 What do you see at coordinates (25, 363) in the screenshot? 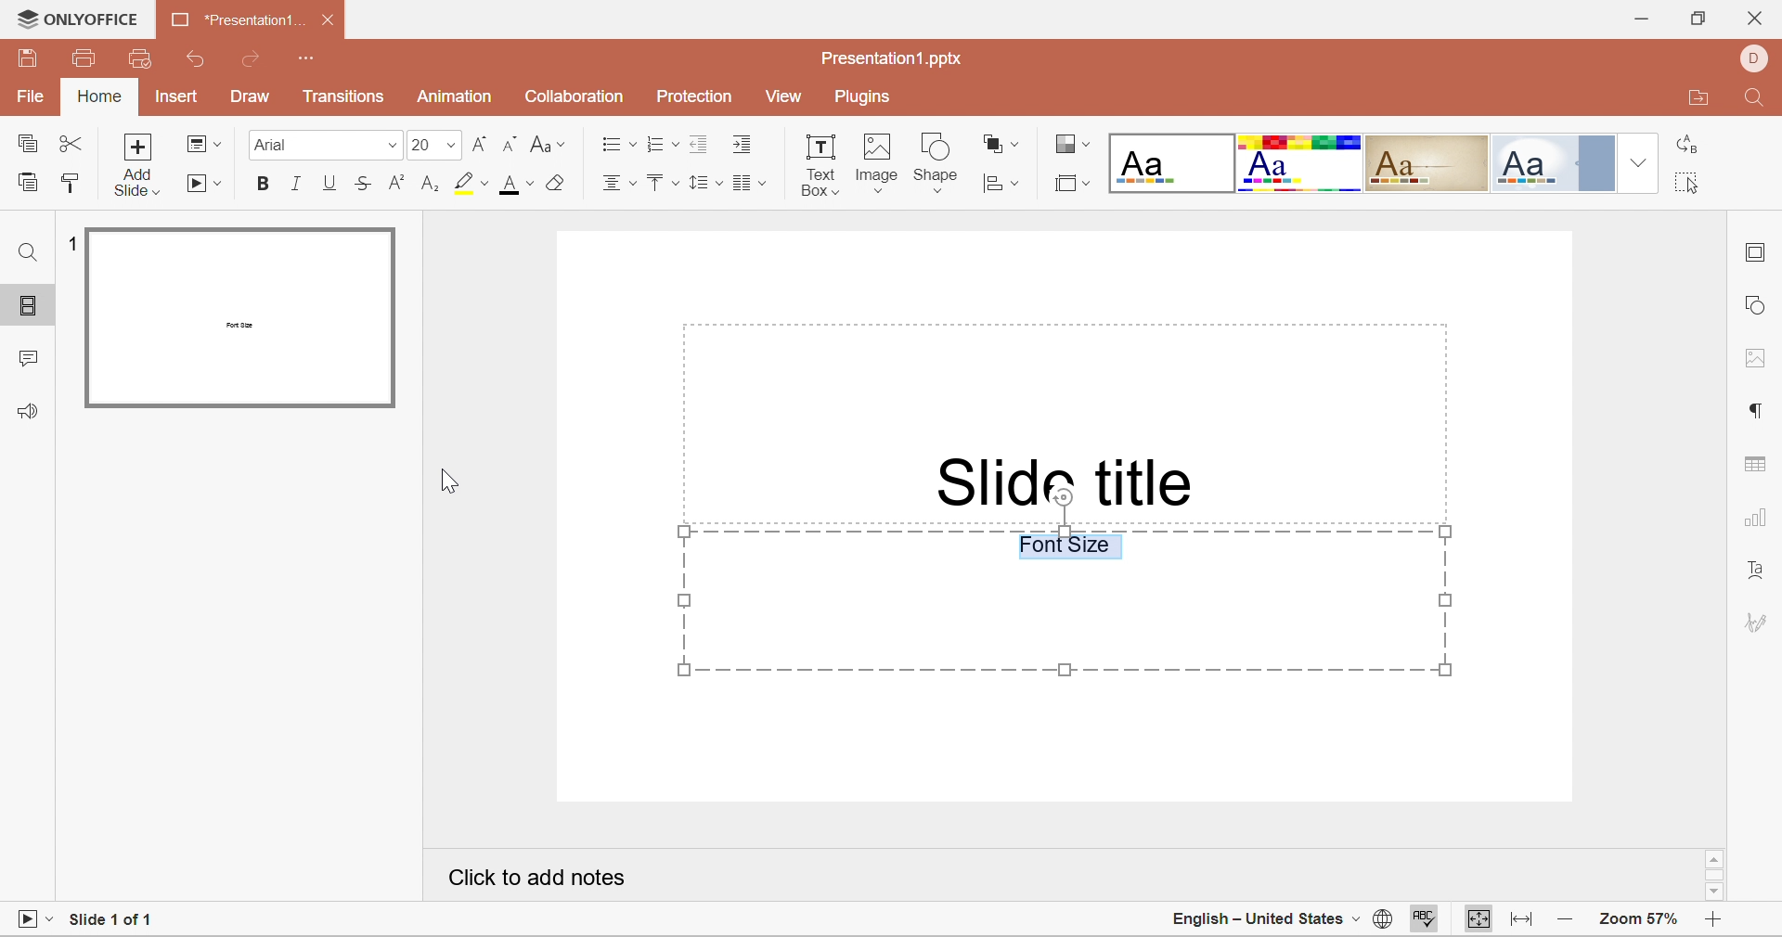
I see `Comments` at bounding box center [25, 363].